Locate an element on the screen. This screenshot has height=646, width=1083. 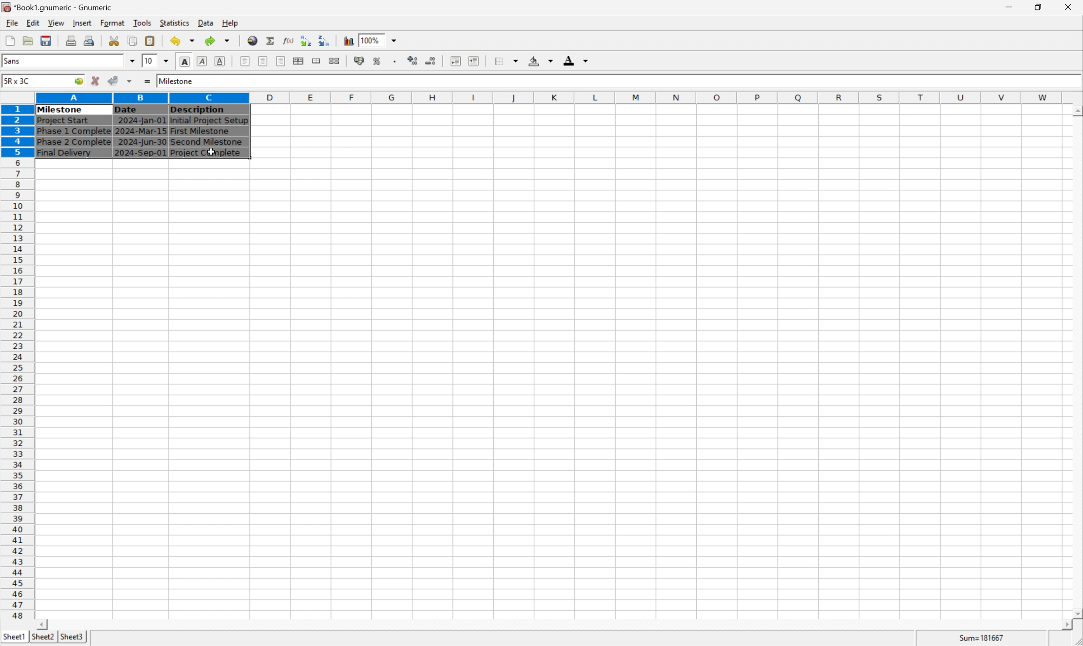
help is located at coordinates (230, 22).